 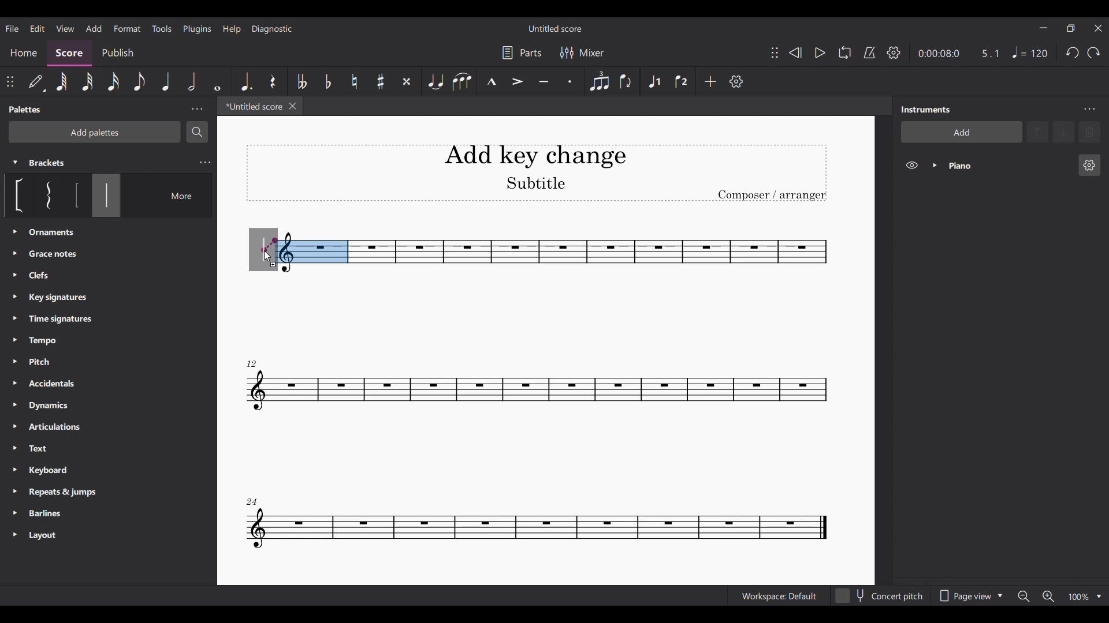 I want to click on Bracket options to choose from, so click(x=43, y=195).